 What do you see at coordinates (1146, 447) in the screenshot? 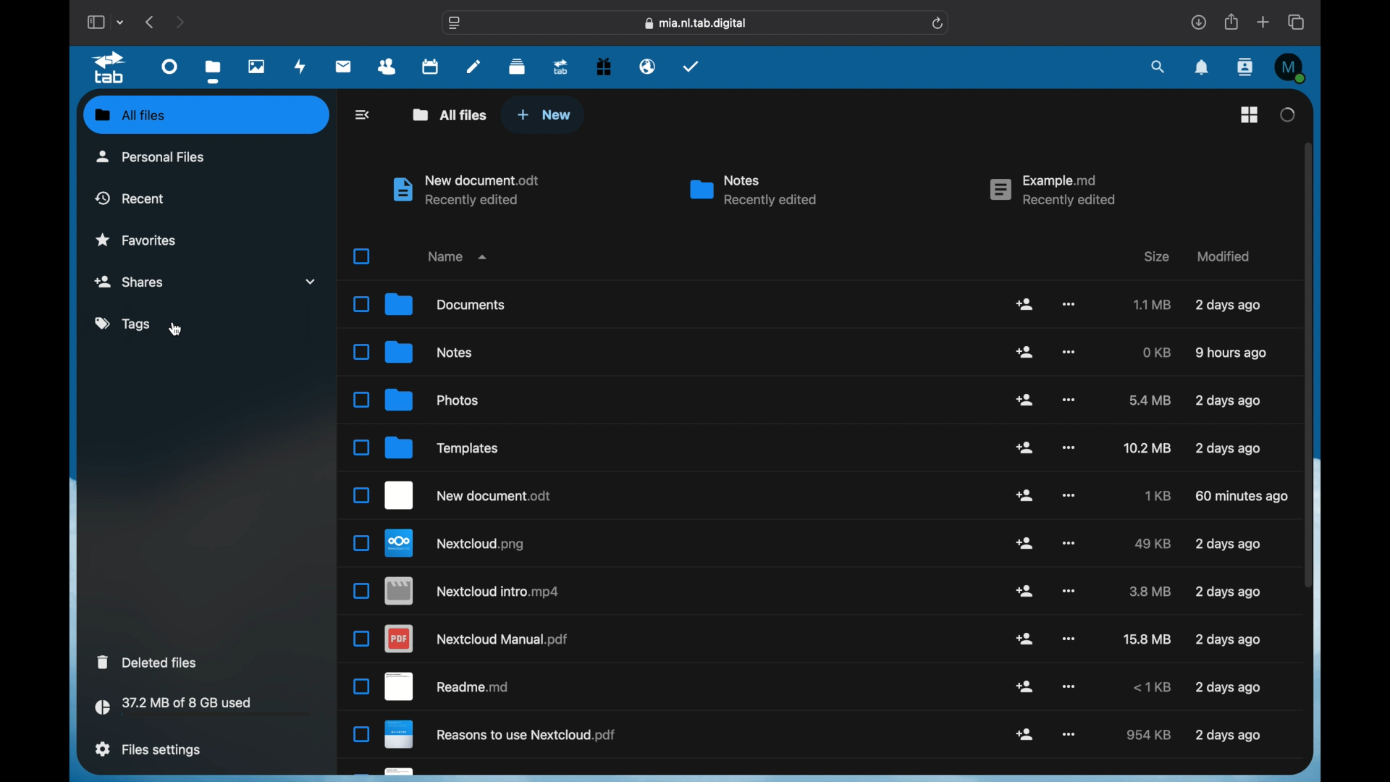
I see `size` at bounding box center [1146, 447].